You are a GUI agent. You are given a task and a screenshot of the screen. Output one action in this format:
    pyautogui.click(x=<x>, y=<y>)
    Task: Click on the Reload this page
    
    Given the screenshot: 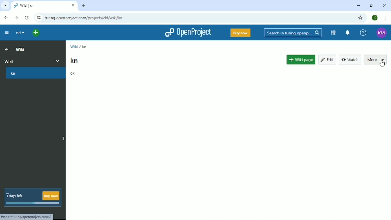 What is the action you would take?
    pyautogui.click(x=26, y=18)
    